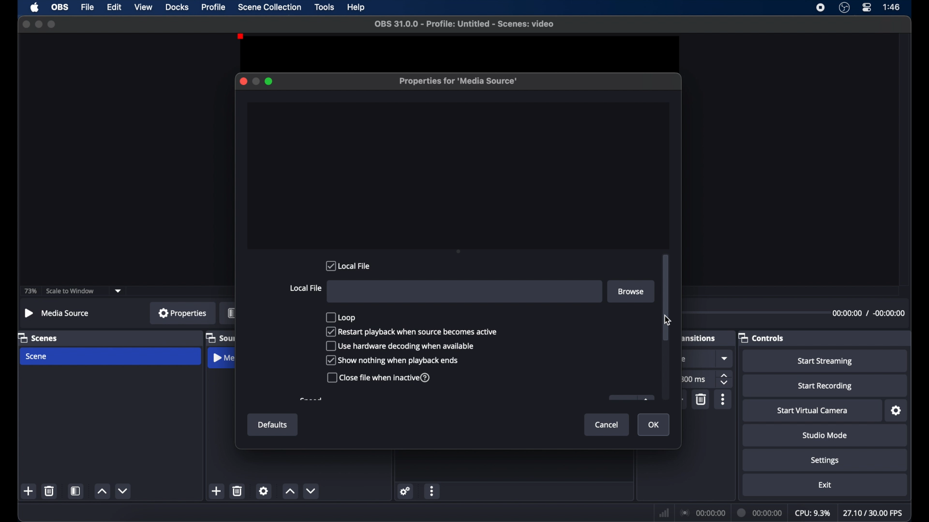 This screenshot has height=522, width=929. Describe the element at coordinates (118, 291) in the screenshot. I see `dropdown` at that location.